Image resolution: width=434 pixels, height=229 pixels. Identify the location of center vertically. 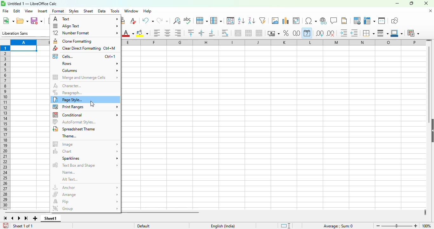
(201, 33).